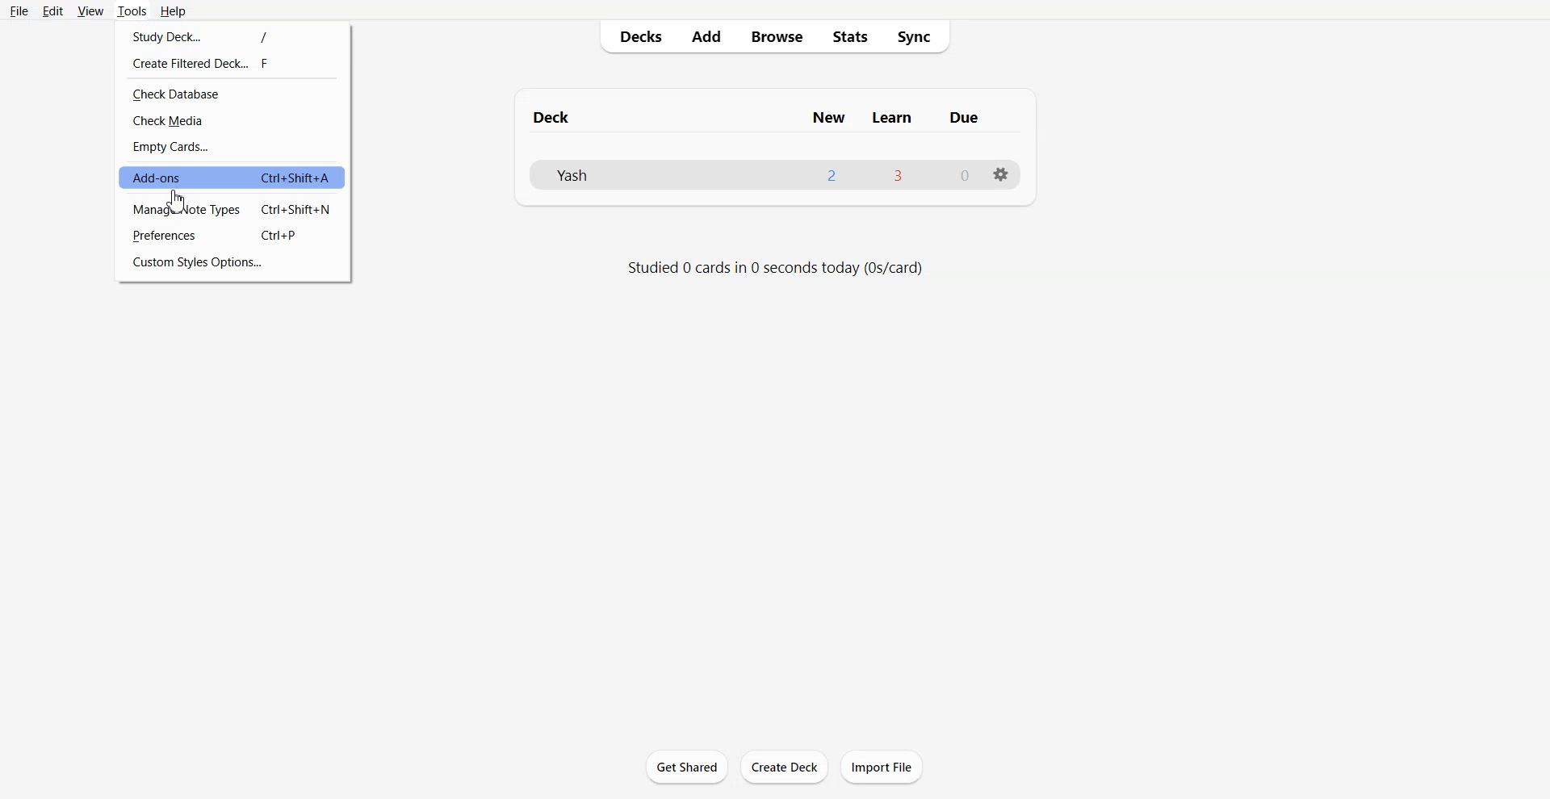 The height and width of the screenshot is (799, 1550). What do you see at coordinates (232, 177) in the screenshot?
I see `Add-ons` at bounding box center [232, 177].